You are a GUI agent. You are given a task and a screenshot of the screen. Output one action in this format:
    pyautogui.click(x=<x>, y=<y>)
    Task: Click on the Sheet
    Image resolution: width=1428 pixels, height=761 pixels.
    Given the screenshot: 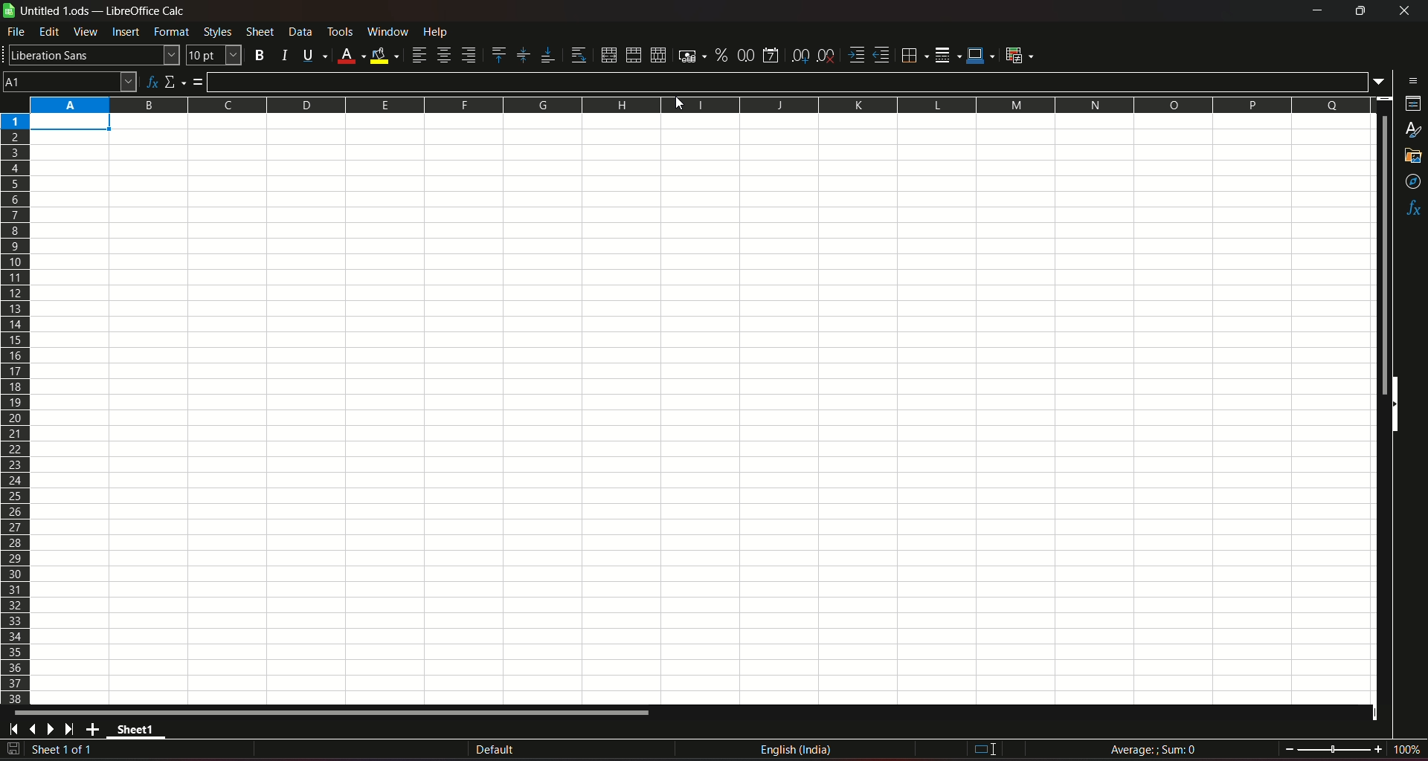 What is the action you would take?
    pyautogui.click(x=259, y=32)
    